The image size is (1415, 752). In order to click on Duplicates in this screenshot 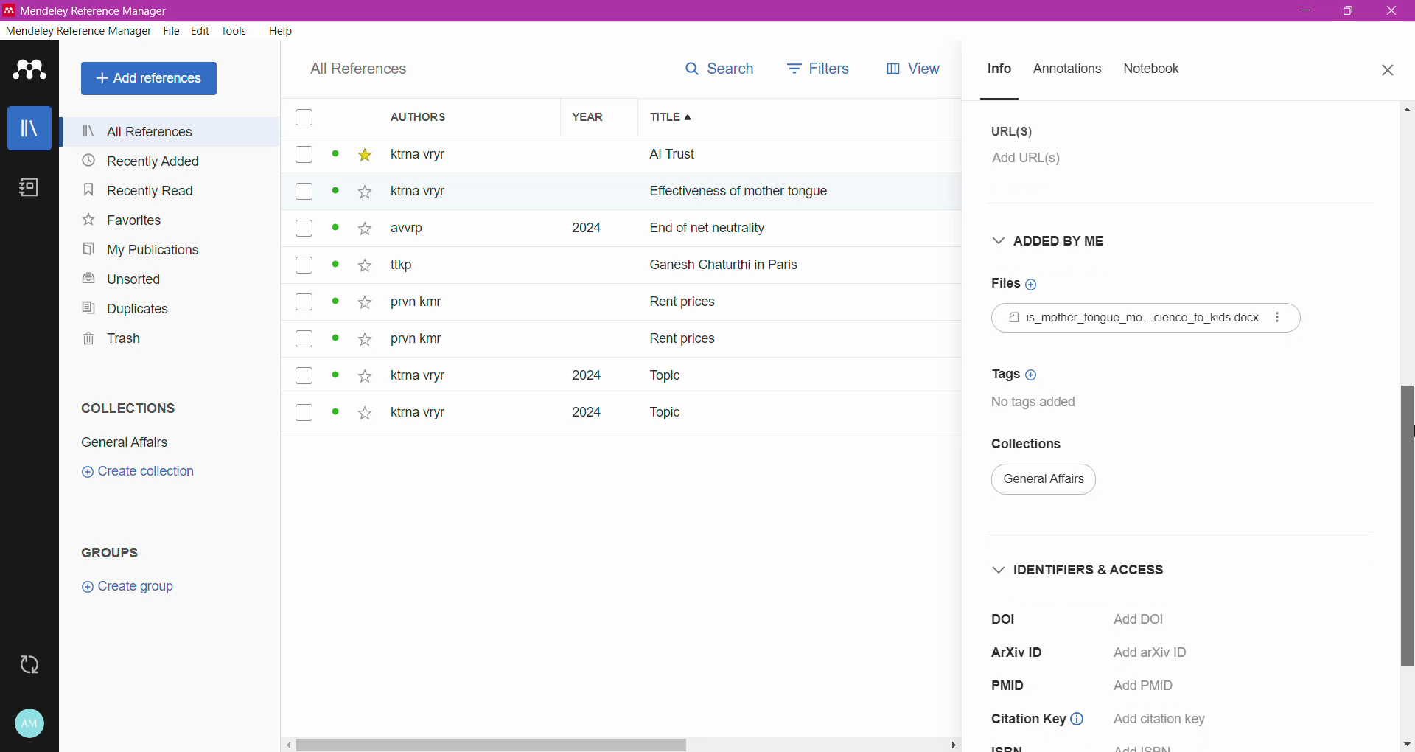, I will do `click(126, 308)`.